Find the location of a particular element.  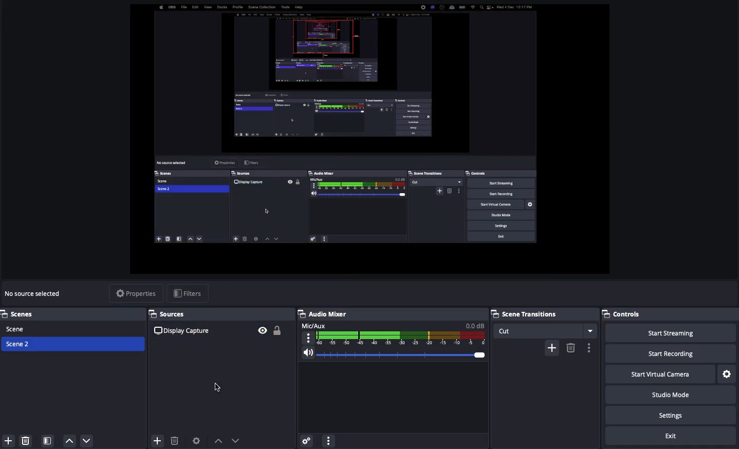

Pasted is located at coordinates (371, 131).